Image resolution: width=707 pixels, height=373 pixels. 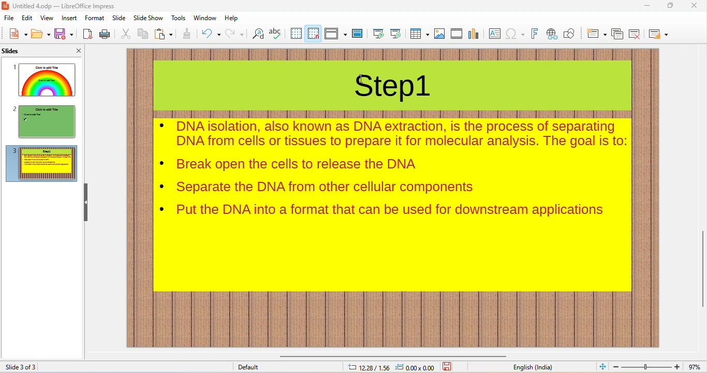 What do you see at coordinates (672, 5) in the screenshot?
I see `maximize` at bounding box center [672, 5].